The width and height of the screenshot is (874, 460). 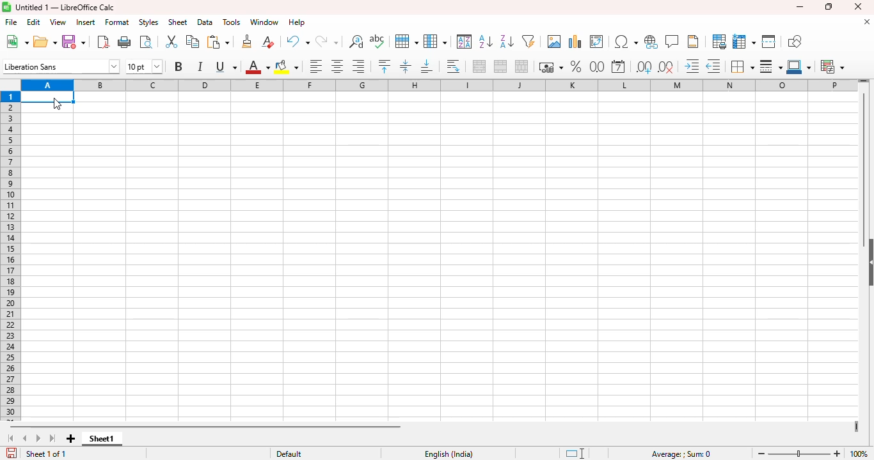 What do you see at coordinates (65, 7) in the screenshot?
I see `title` at bounding box center [65, 7].